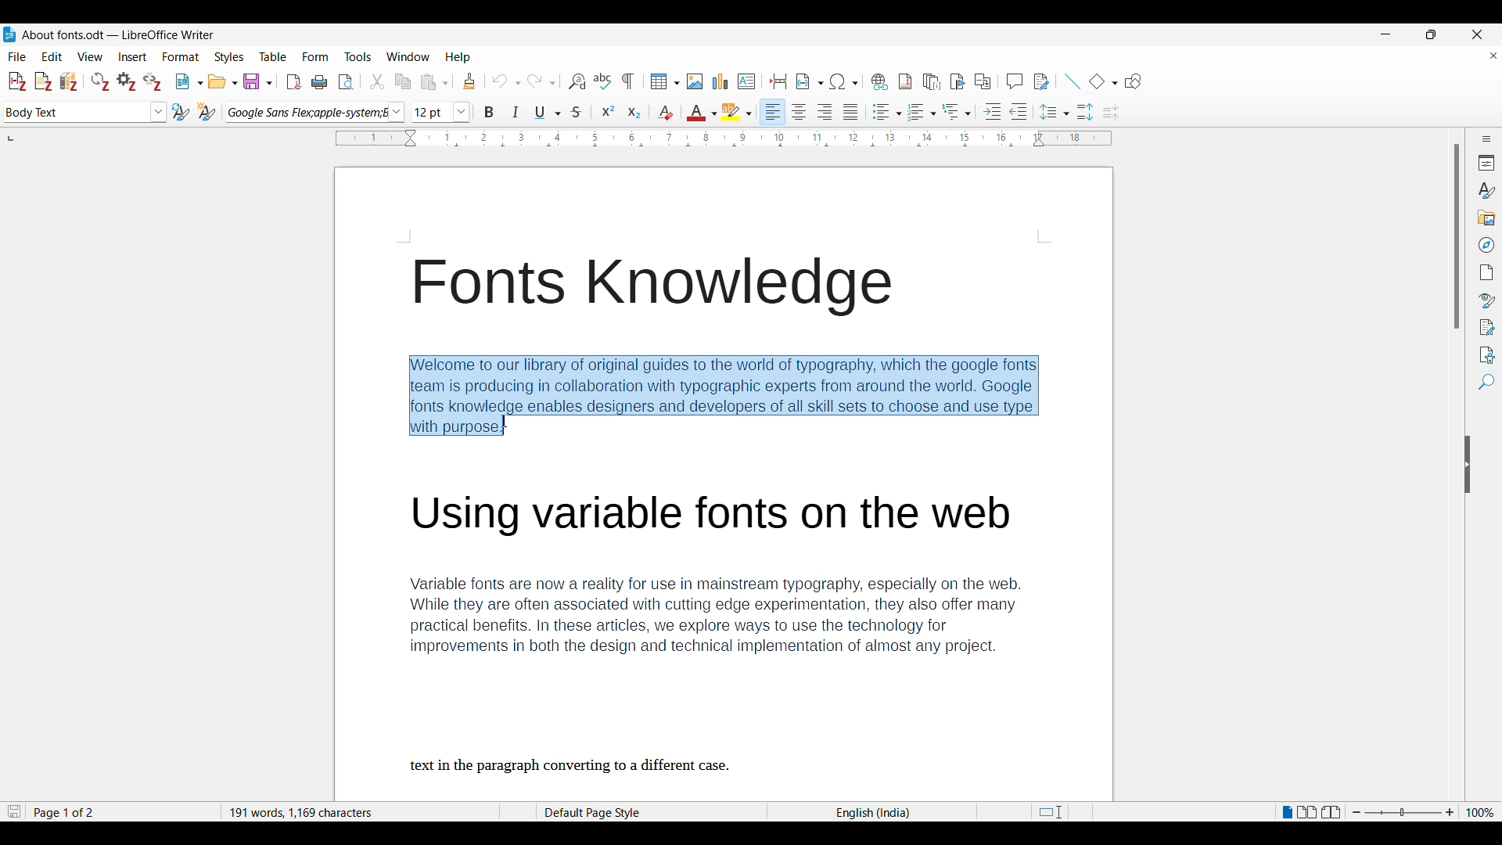  I want to click on Left alignment, so click(772, 112).